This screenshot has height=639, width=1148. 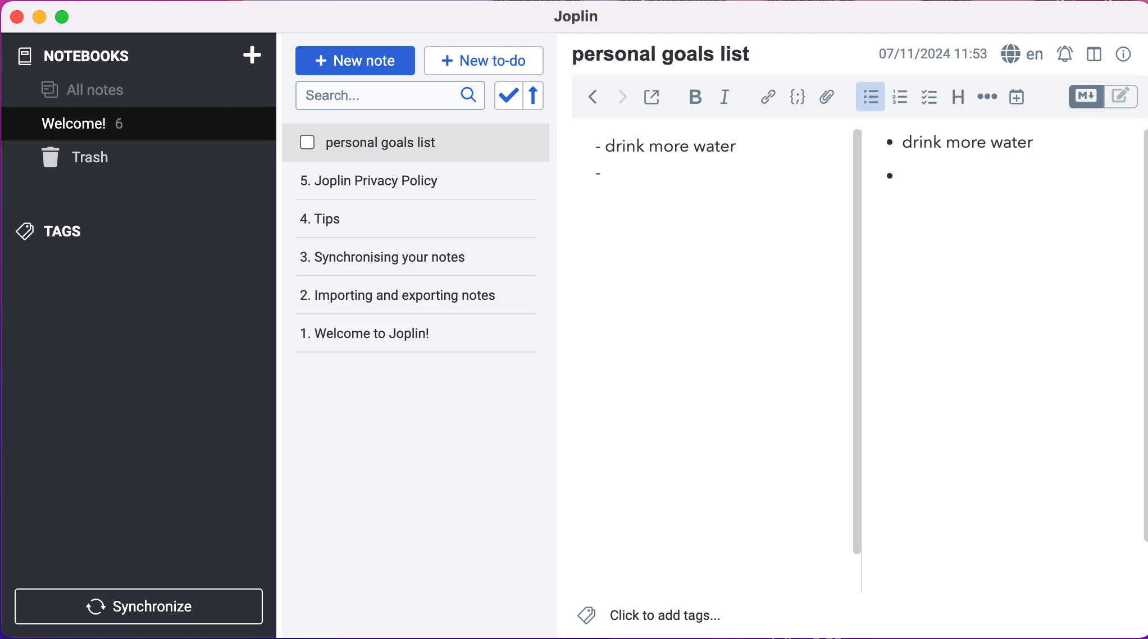 What do you see at coordinates (373, 333) in the screenshot?
I see `Welcome to Joplin!` at bounding box center [373, 333].